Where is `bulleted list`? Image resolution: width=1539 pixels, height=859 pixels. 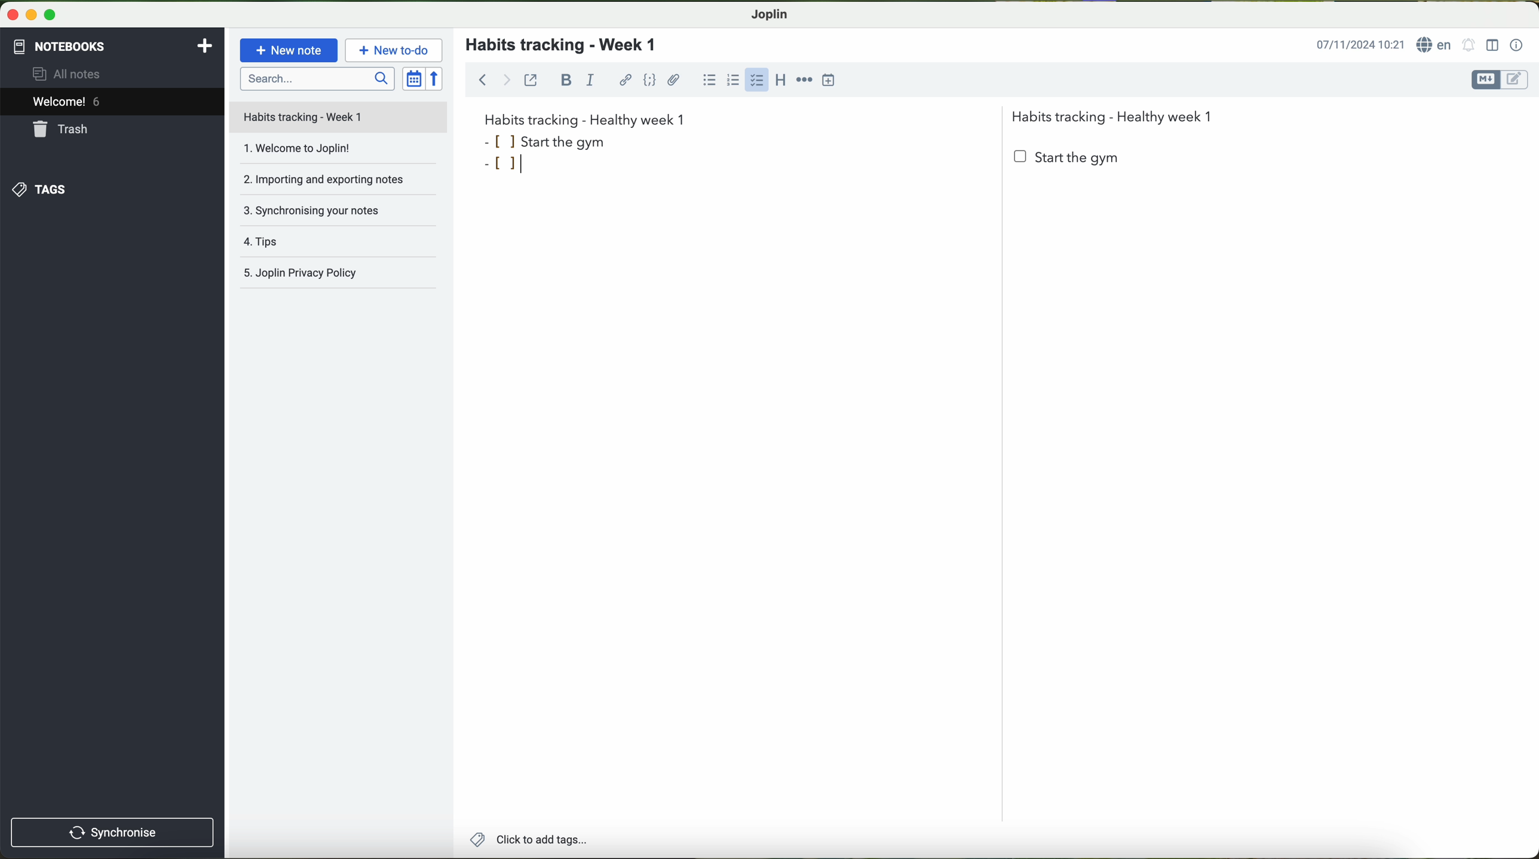
bulleted list is located at coordinates (709, 79).